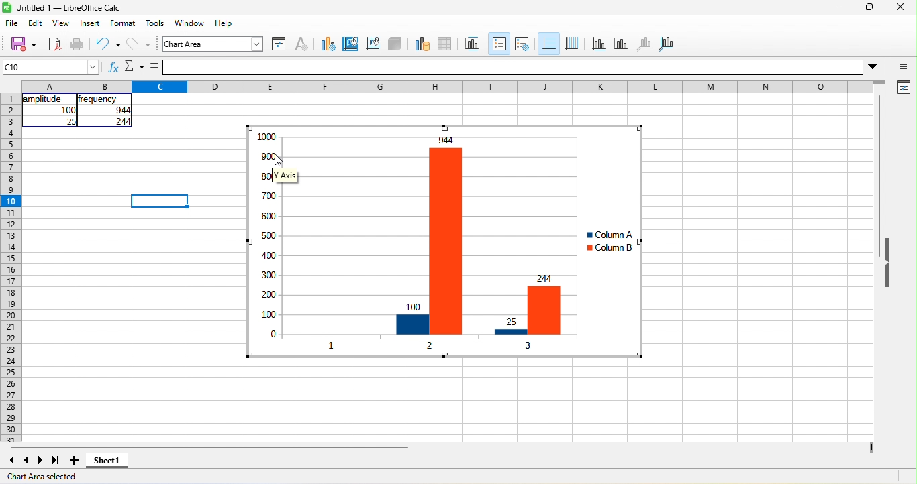 The image size is (917, 484). What do you see at coordinates (597, 44) in the screenshot?
I see `x axis` at bounding box center [597, 44].